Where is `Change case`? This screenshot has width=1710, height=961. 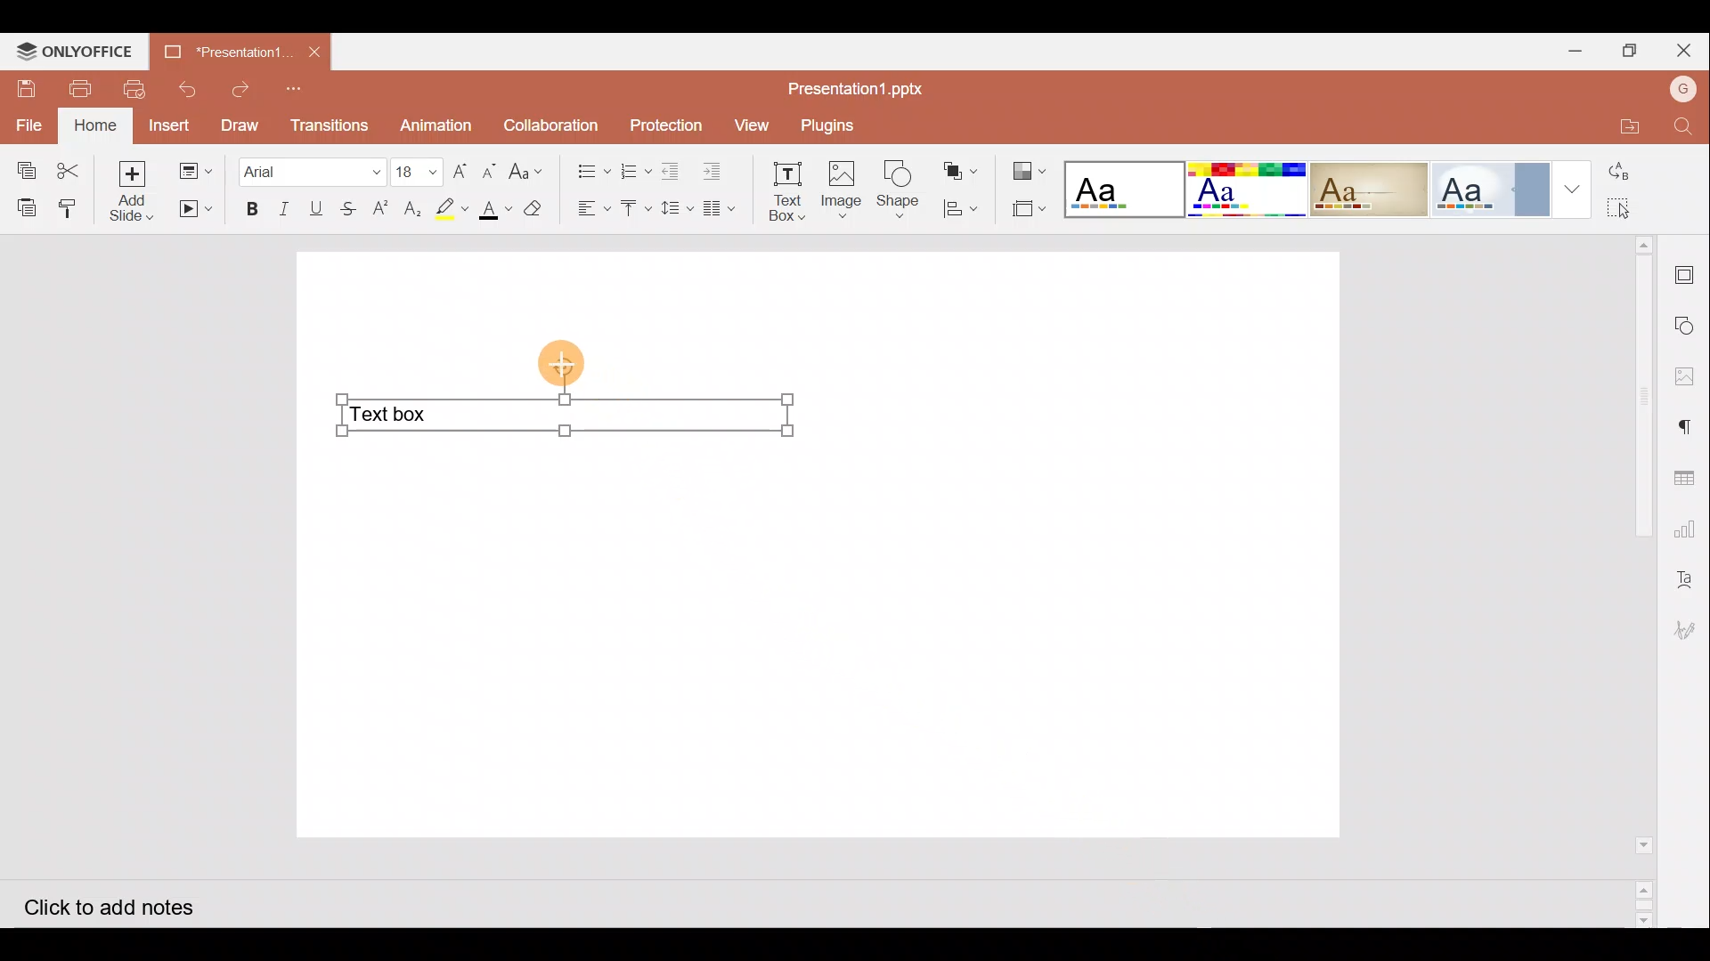 Change case is located at coordinates (530, 168).